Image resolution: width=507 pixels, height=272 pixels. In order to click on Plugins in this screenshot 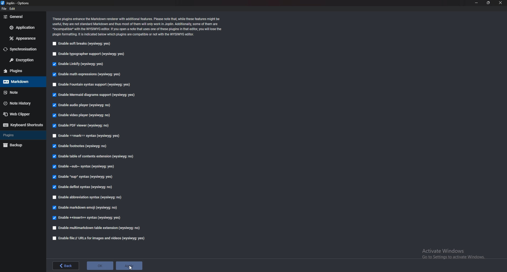, I will do `click(22, 135)`.